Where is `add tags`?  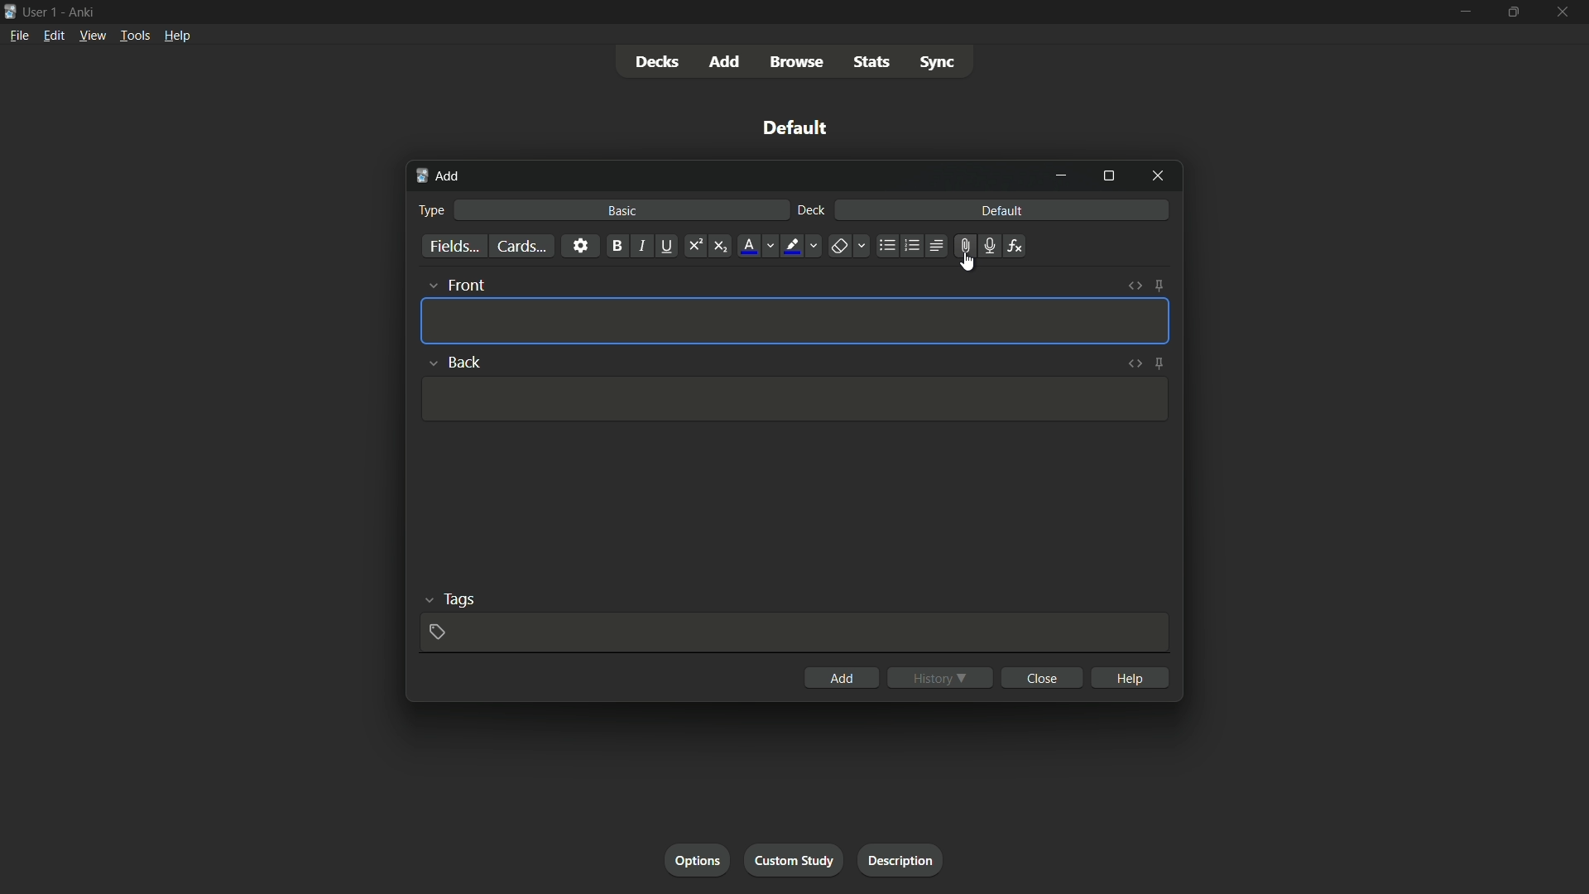 add tags is located at coordinates (440, 633).